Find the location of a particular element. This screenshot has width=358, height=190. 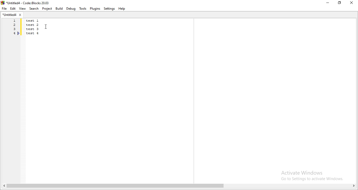

 test 2 is located at coordinates (34, 25).